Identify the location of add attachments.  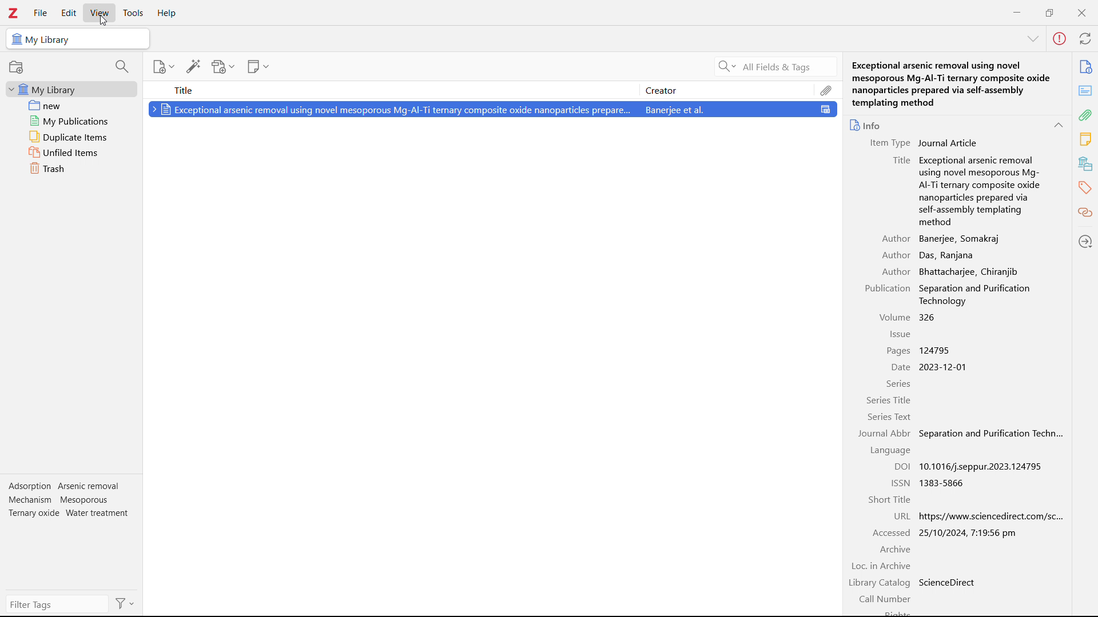
(224, 66).